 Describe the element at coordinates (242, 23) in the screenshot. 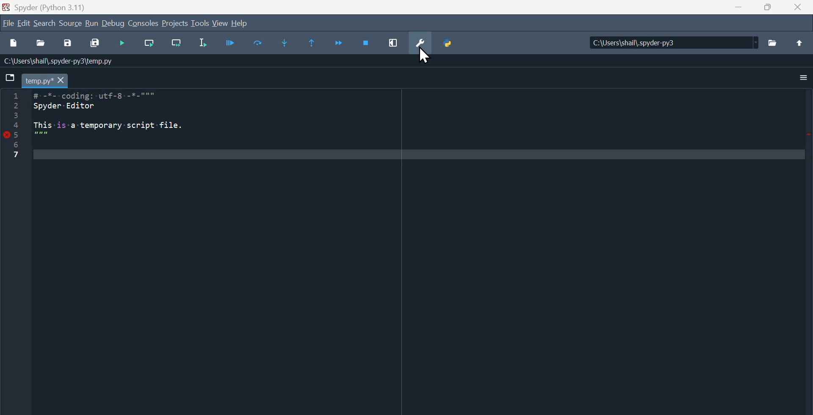

I see `help` at that location.